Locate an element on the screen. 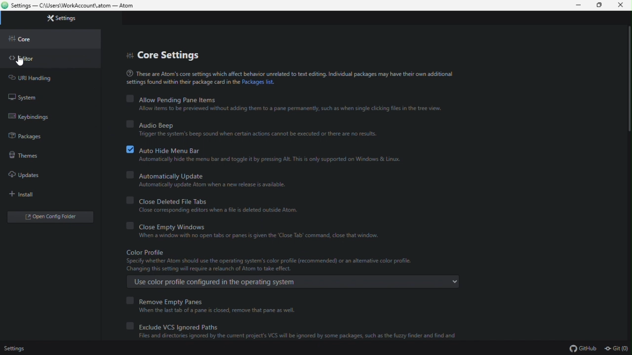  github is located at coordinates (583, 348).